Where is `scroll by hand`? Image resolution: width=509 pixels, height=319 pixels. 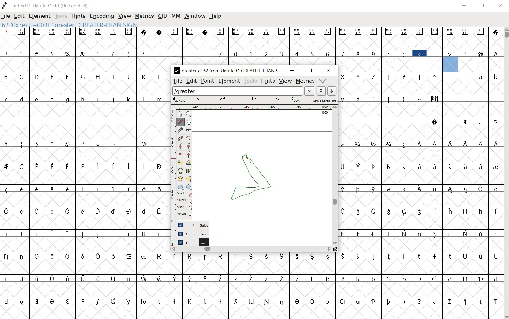
scroll by hand is located at coordinates (188, 122).